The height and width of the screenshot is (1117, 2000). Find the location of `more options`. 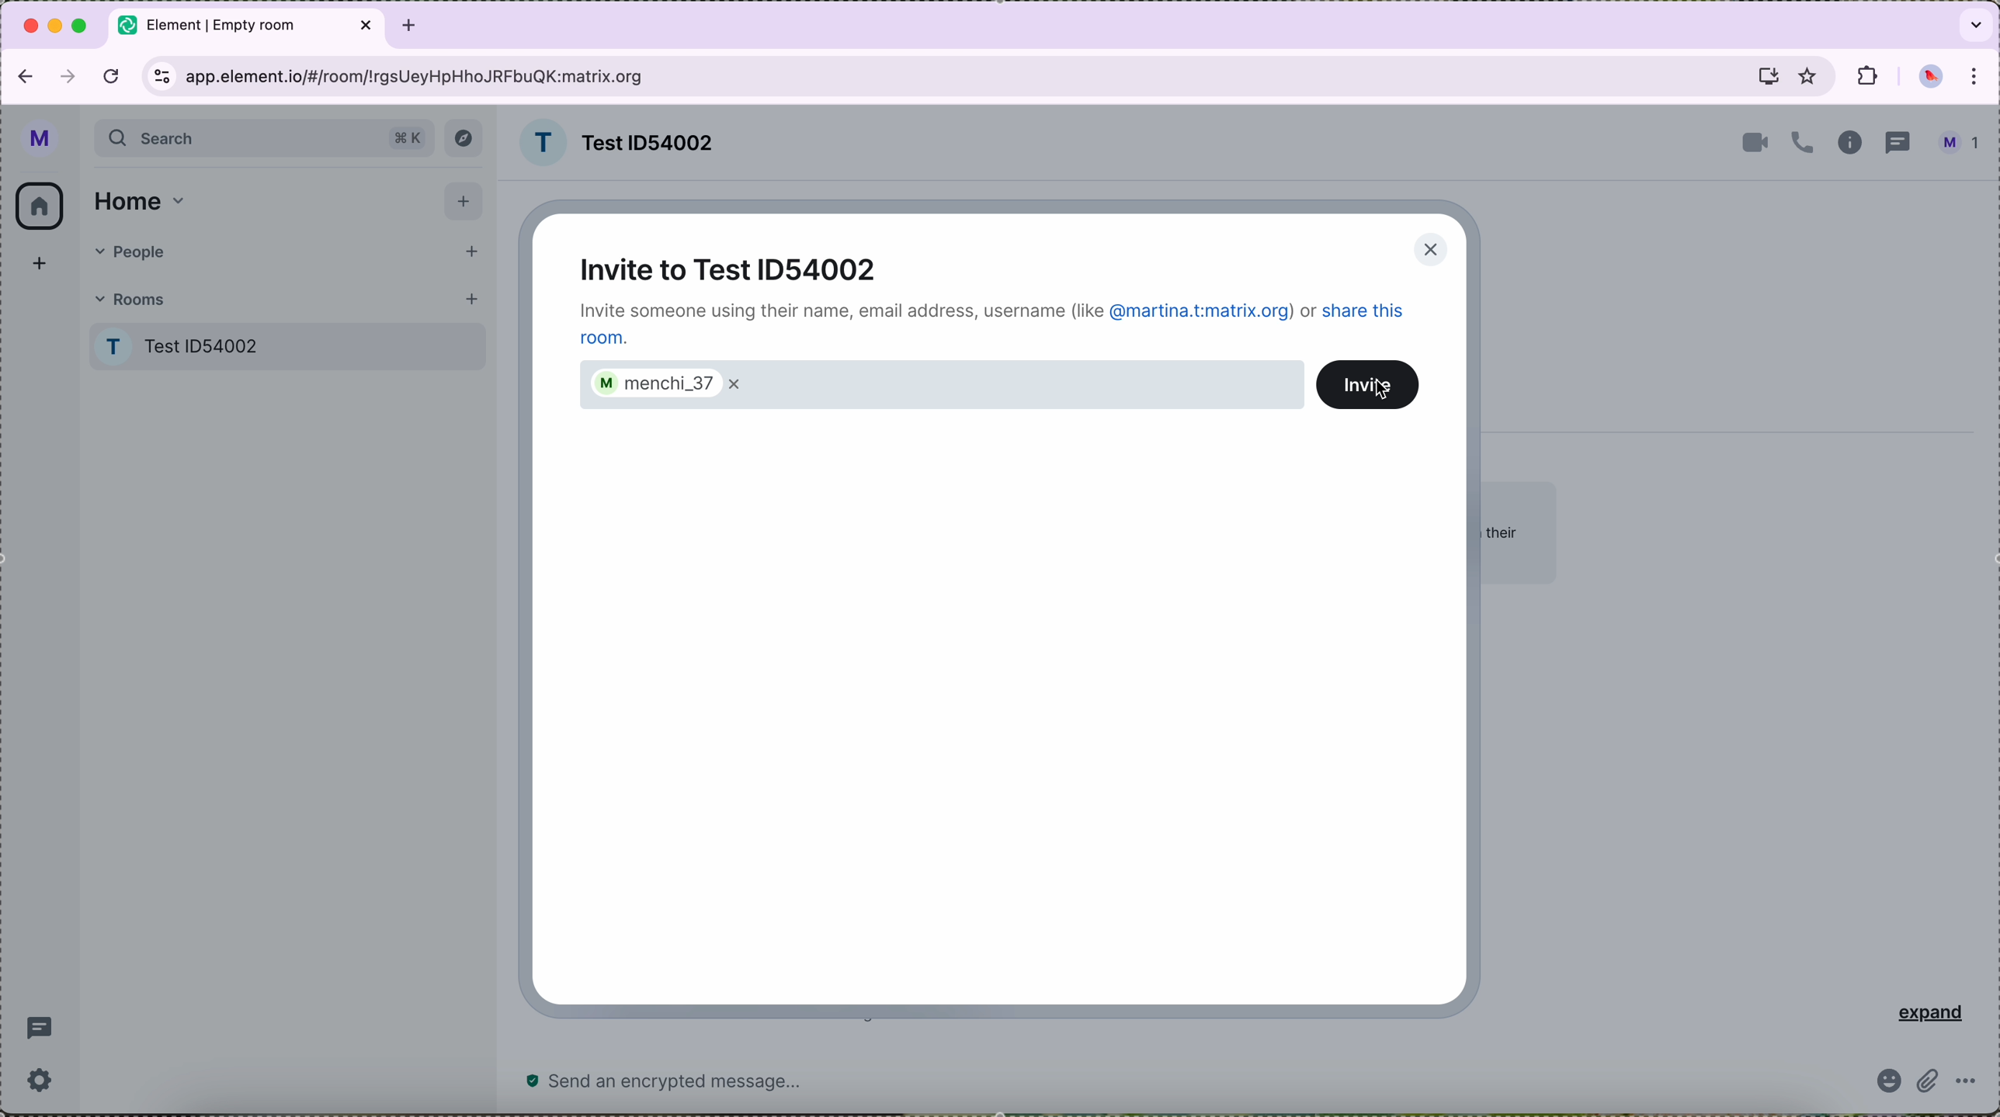

more options is located at coordinates (1967, 1083).